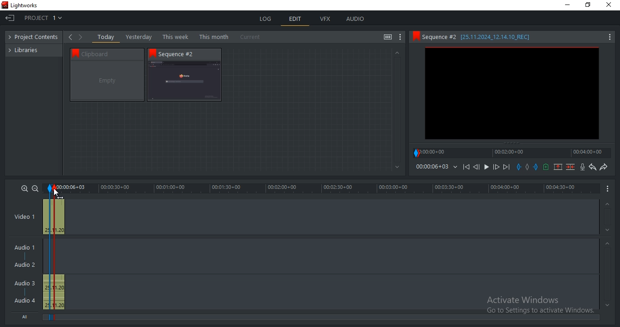  I want to click on Nudge one frame forward, so click(495, 167).